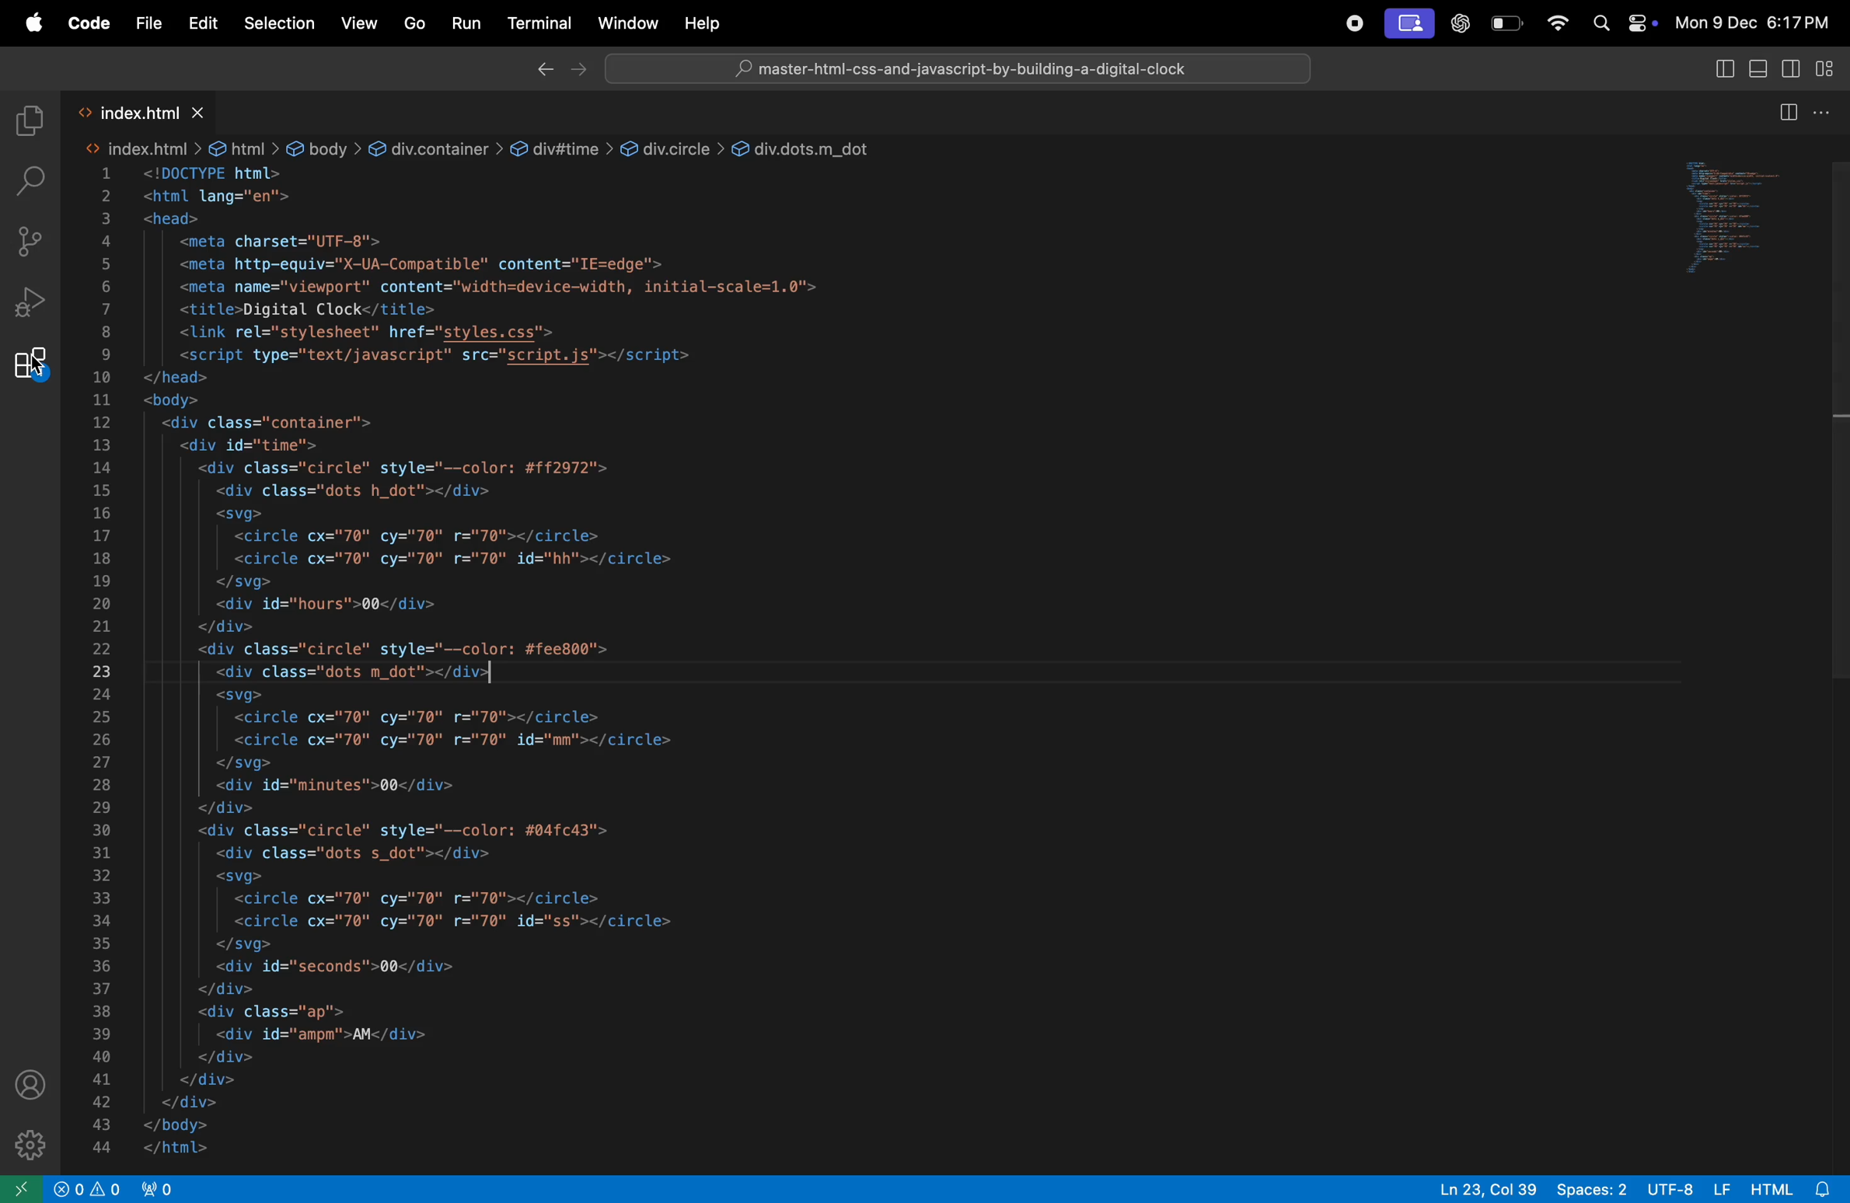  I want to click on toggle secondary side bar, so click(1721, 68).